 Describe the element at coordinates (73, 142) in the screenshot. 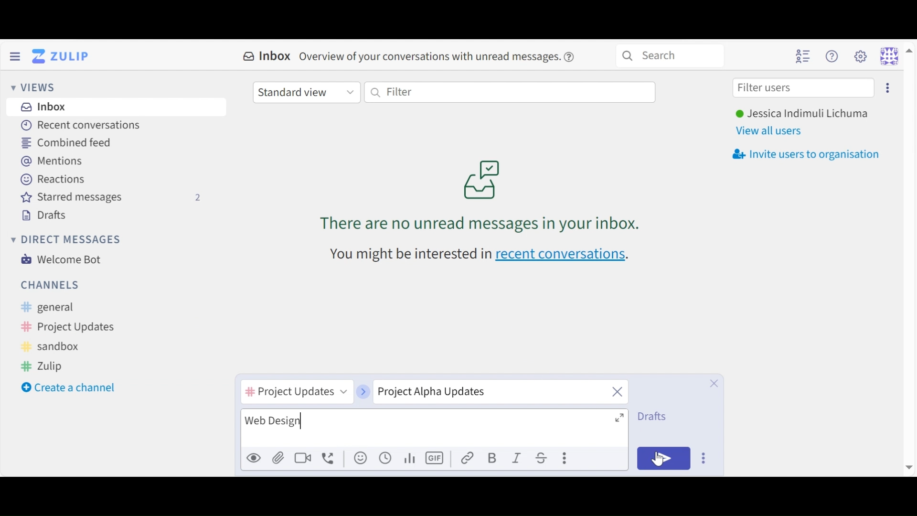

I see `Combined feed` at that location.